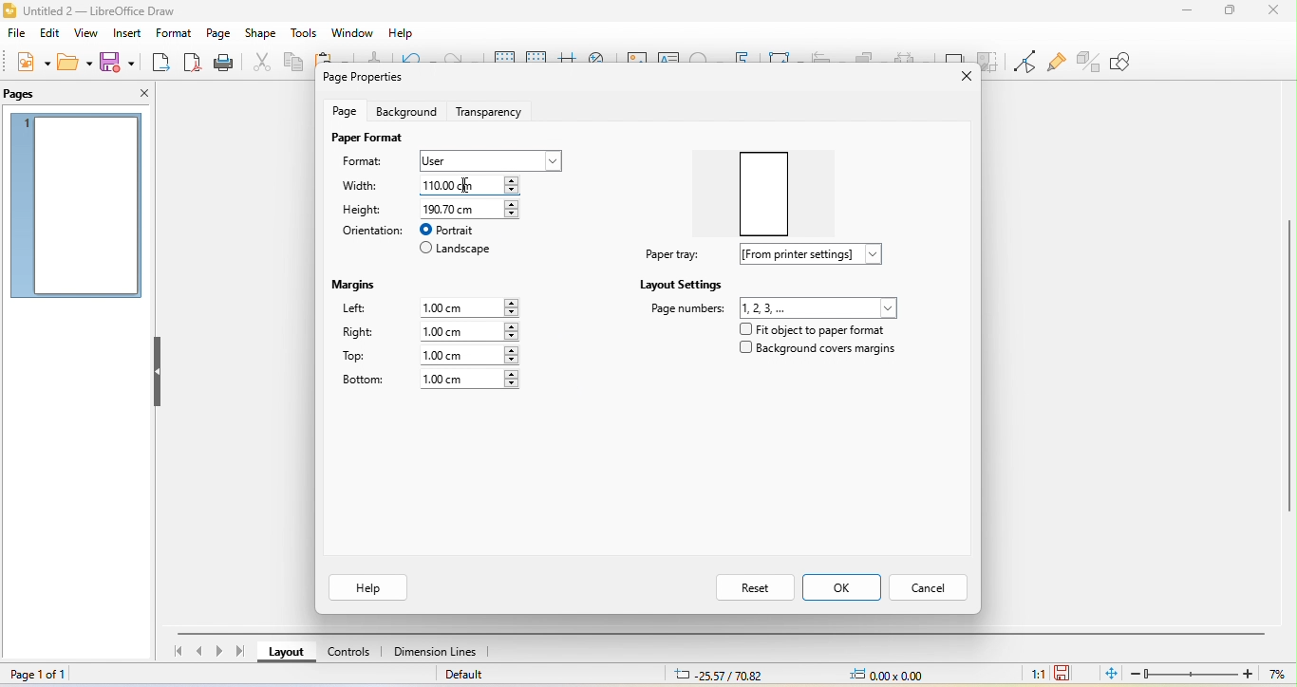  Describe the element at coordinates (1188, 9) in the screenshot. I see `minimize` at that location.